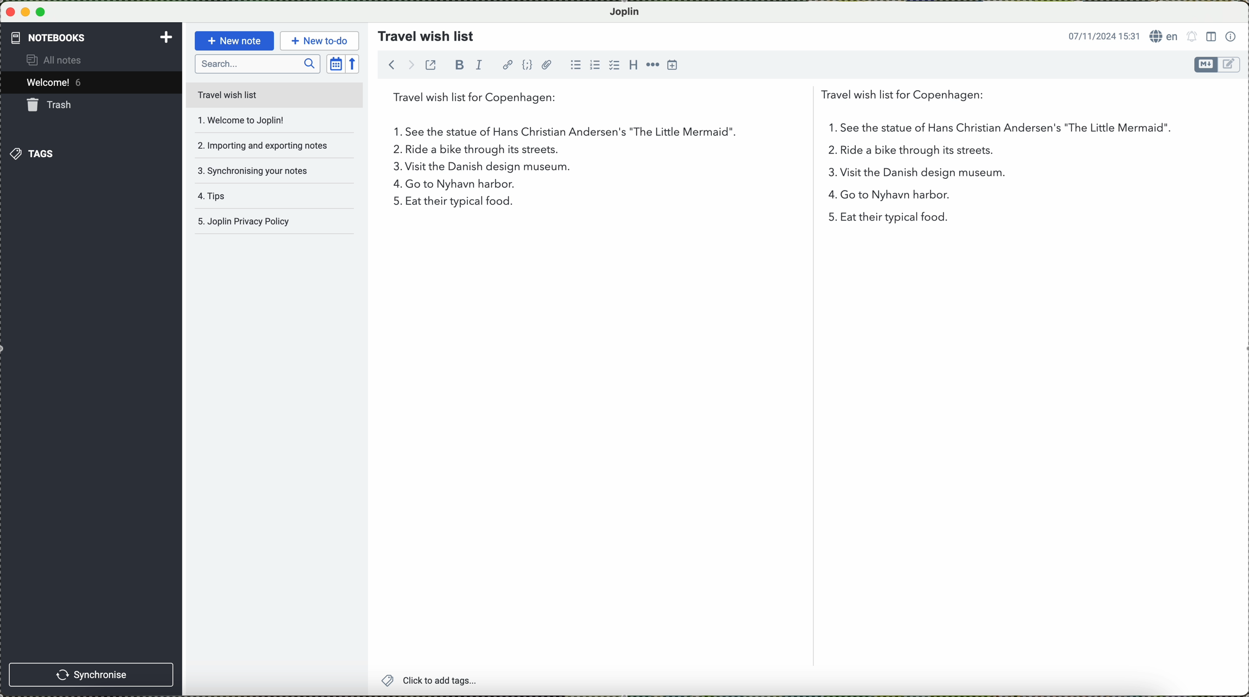  What do you see at coordinates (632, 64) in the screenshot?
I see `heading` at bounding box center [632, 64].